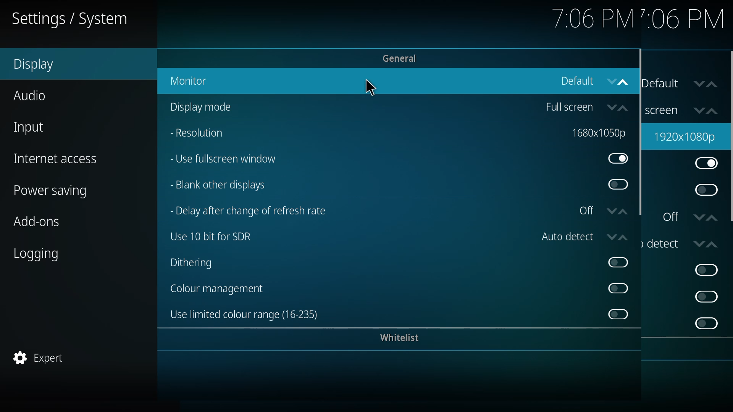 This screenshot has height=412, width=733. I want to click on enable, so click(706, 296).